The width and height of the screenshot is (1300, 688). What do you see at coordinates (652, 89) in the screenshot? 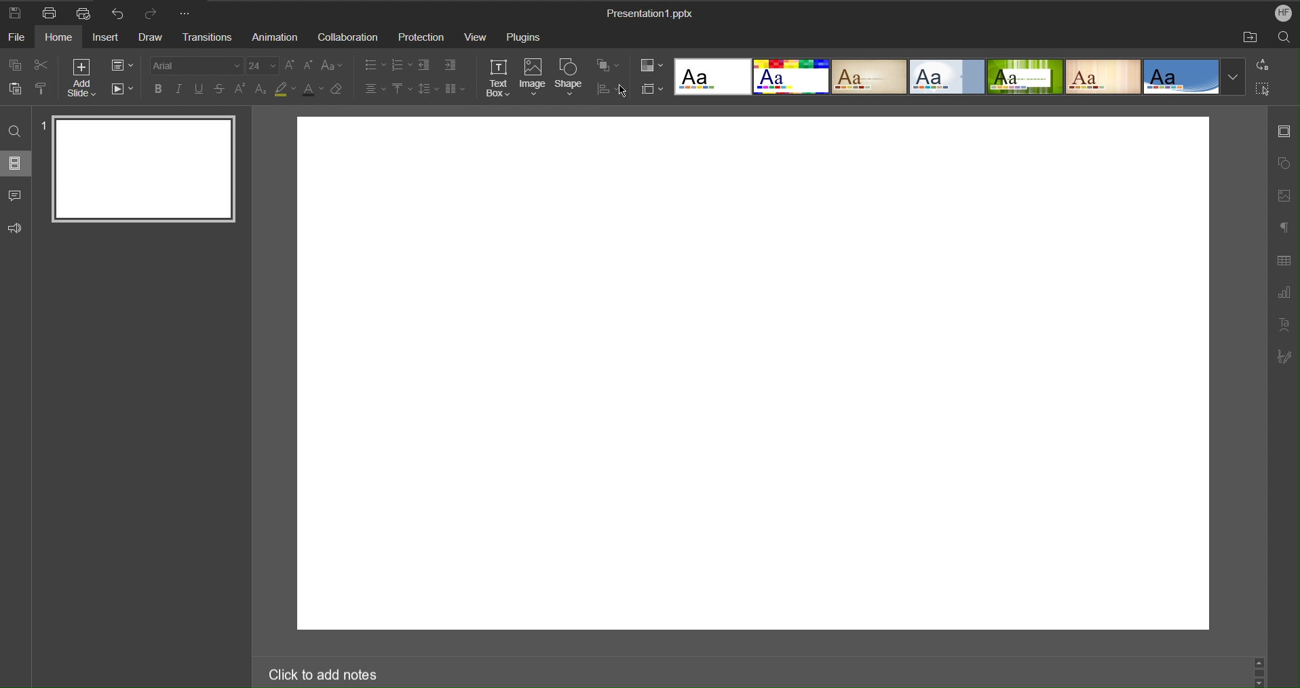
I see `Slide Size Settings` at bounding box center [652, 89].